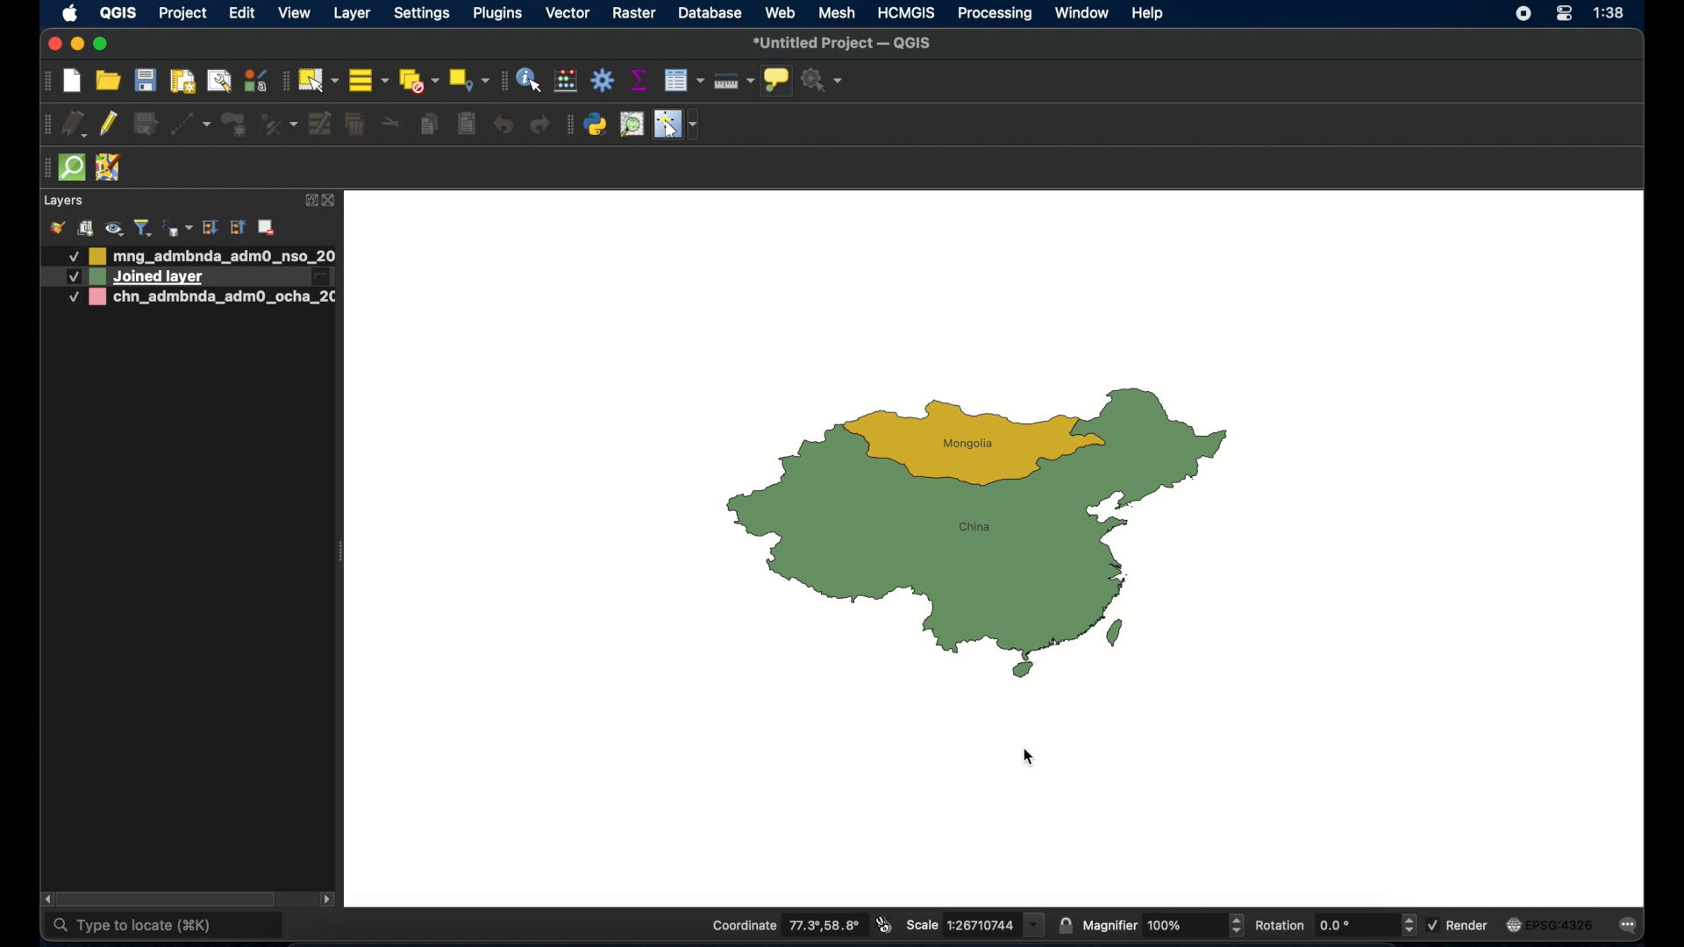 The height and width of the screenshot is (947, 1684). What do you see at coordinates (468, 125) in the screenshot?
I see `paste features` at bounding box center [468, 125].